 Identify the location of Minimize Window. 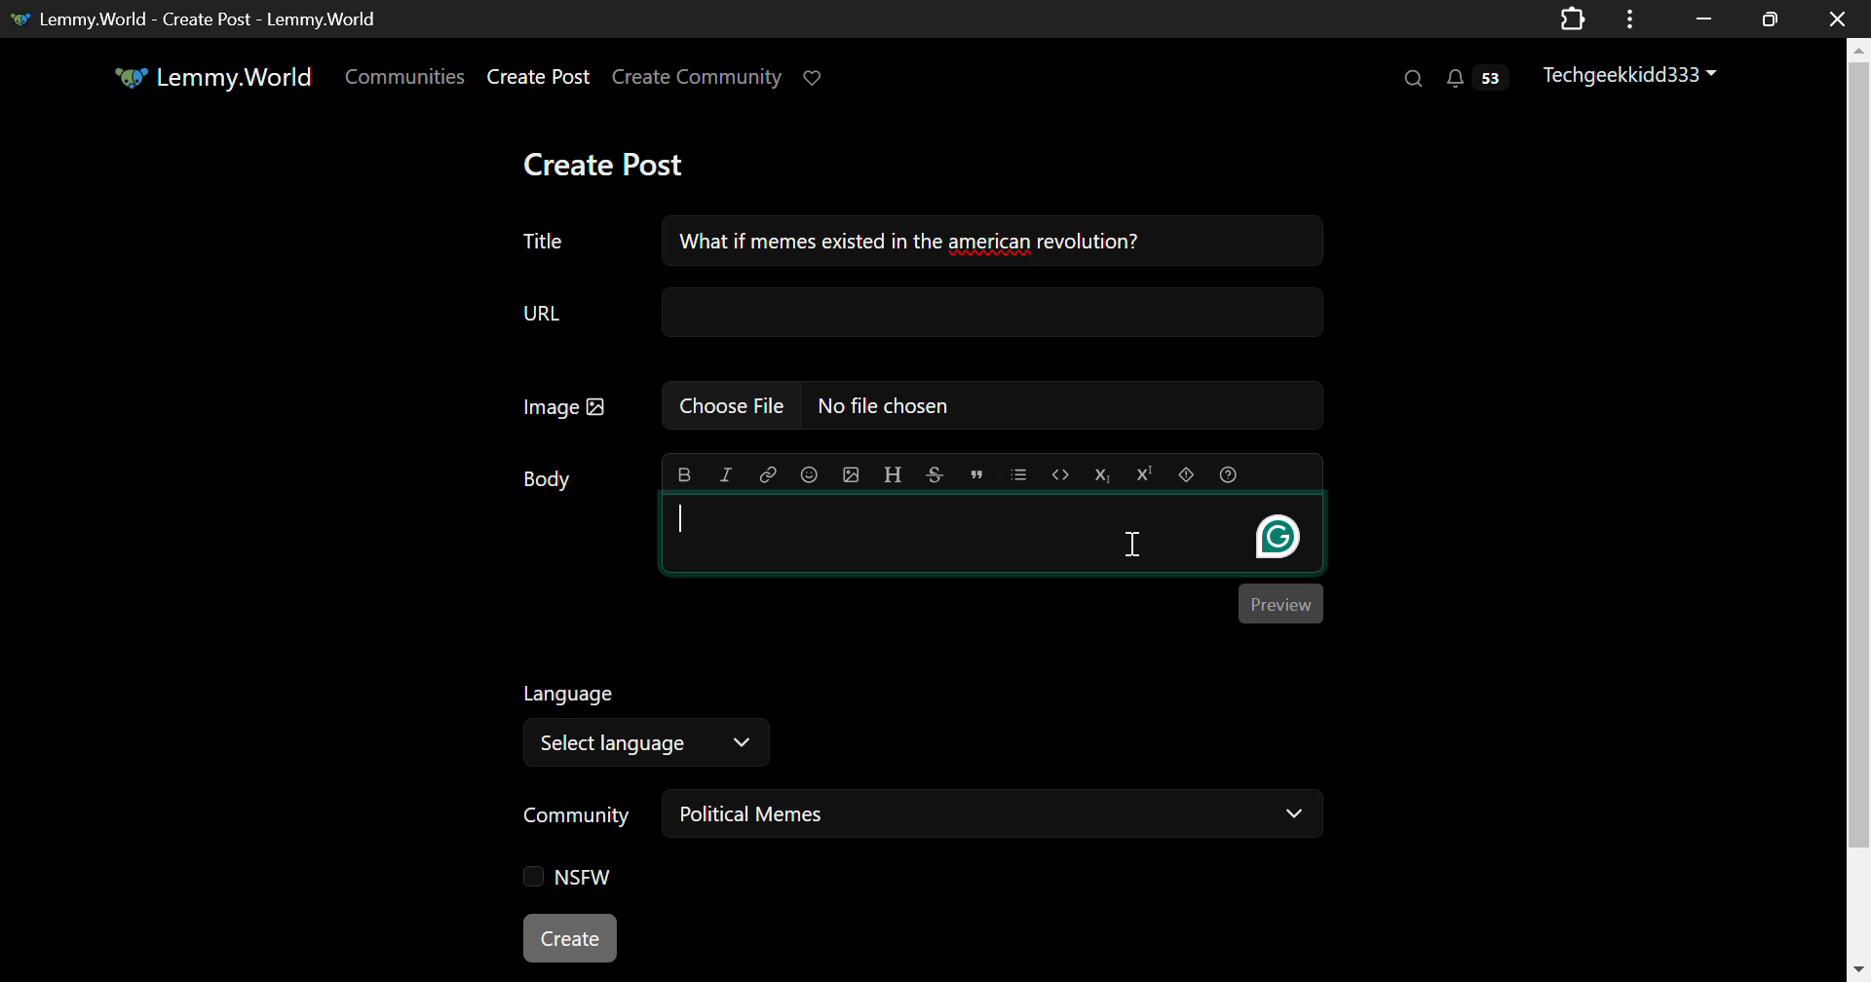
(1767, 19).